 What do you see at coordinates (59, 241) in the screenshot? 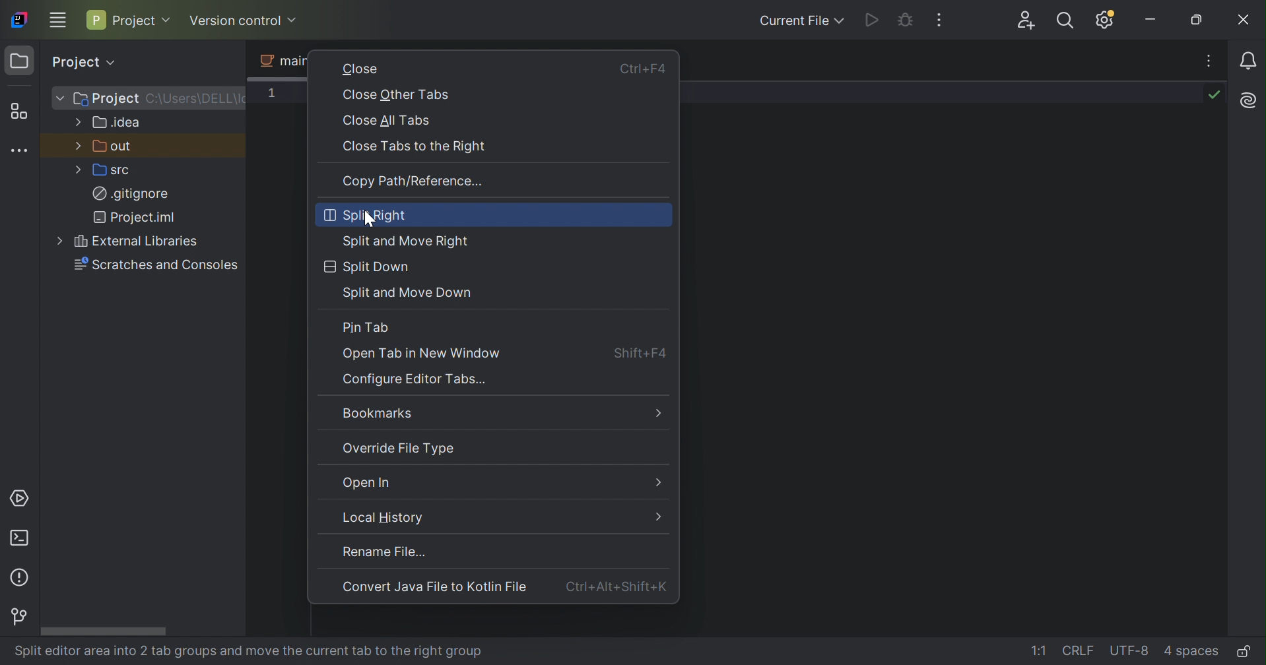
I see `More` at bounding box center [59, 241].